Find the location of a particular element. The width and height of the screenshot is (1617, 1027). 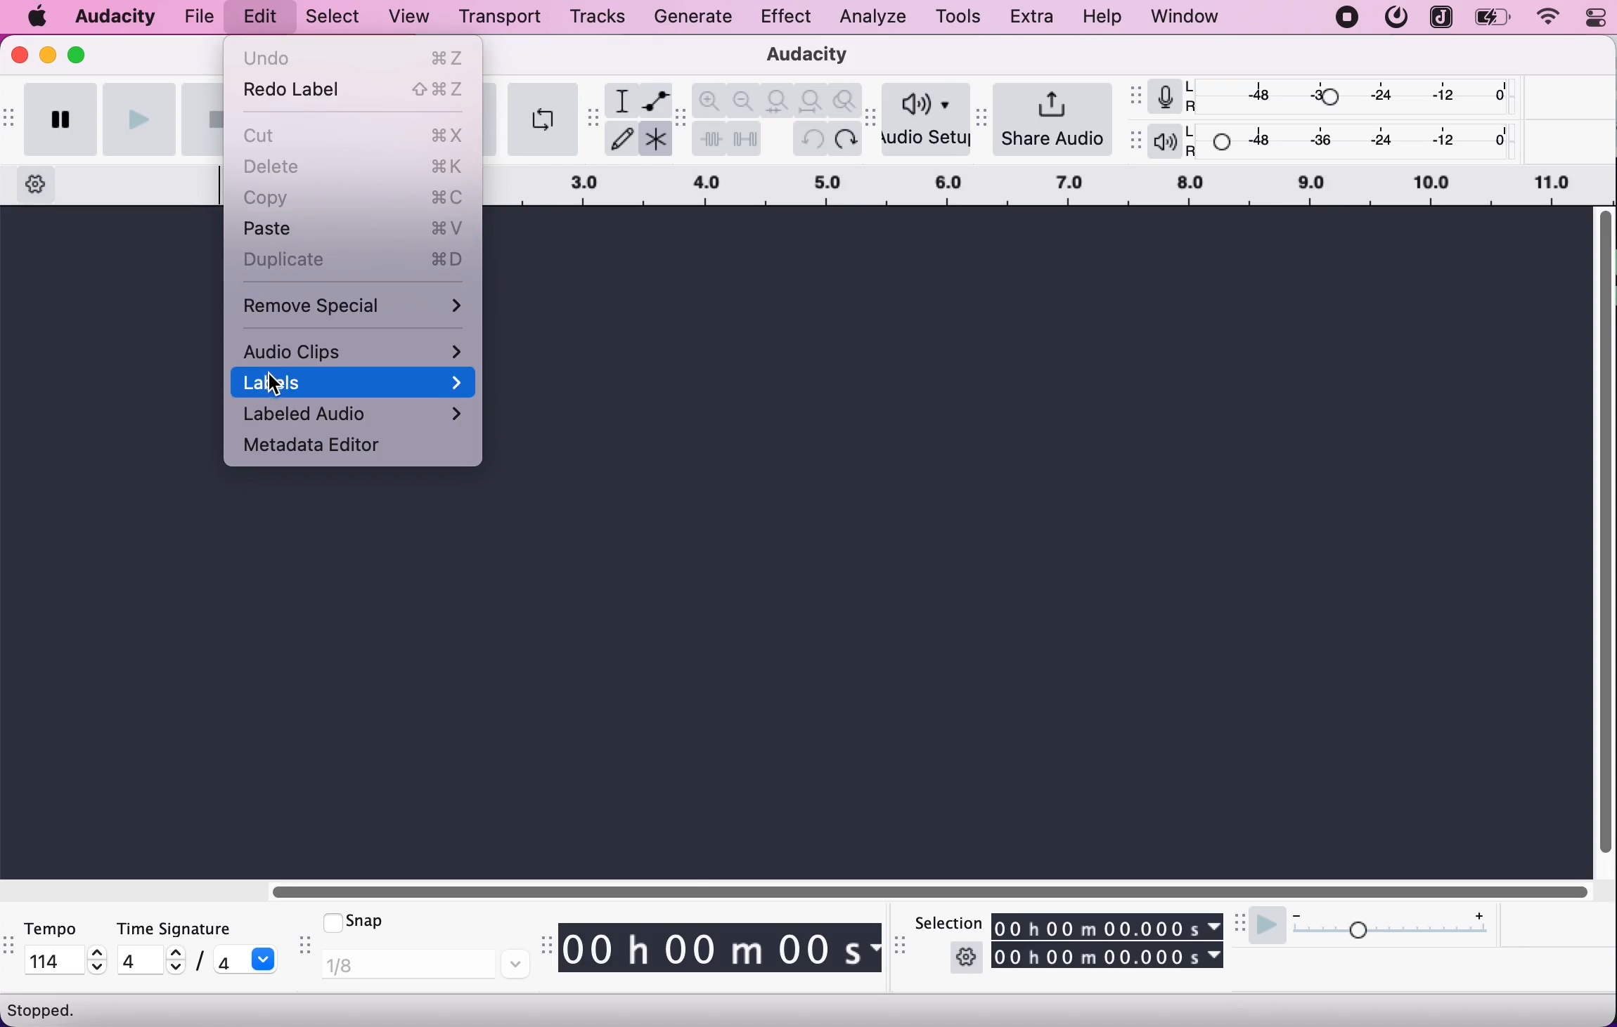

minimize is located at coordinates (48, 54).